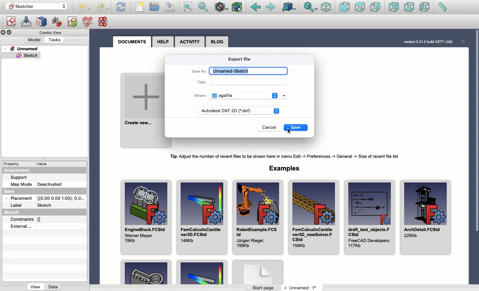  I want to click on Tip: Adjust the number of recent files to be shown here in menu Edit -> Preferences -> General -> Size of recent fle list, so click(288, 156).